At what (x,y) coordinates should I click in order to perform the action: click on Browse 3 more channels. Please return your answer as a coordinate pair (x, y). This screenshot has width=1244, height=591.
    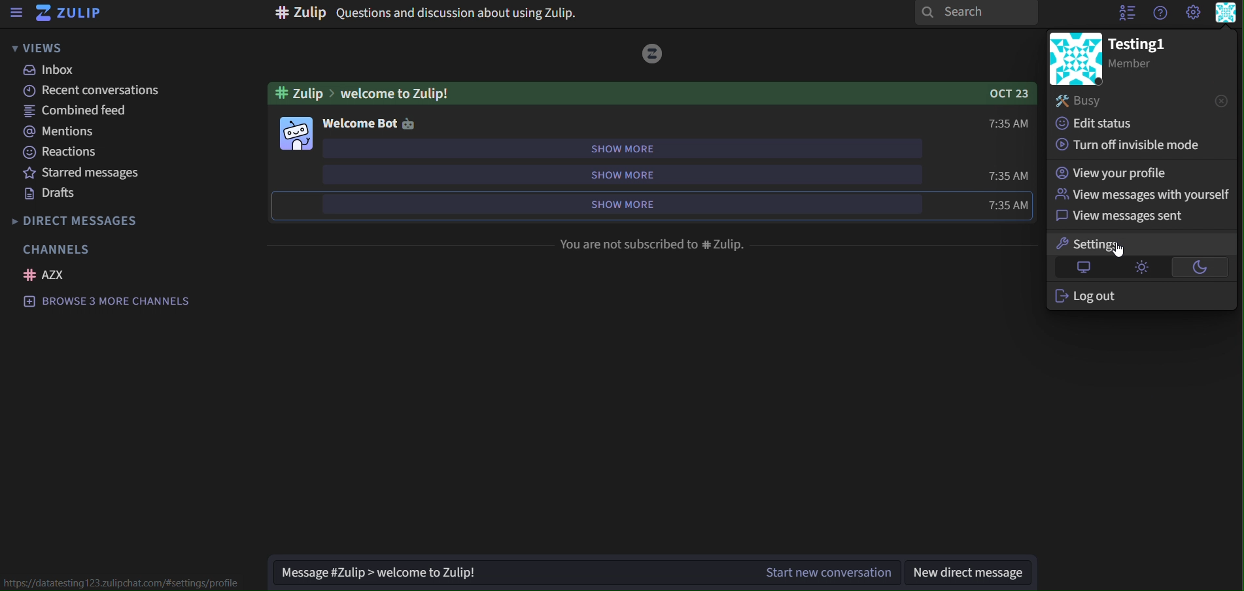
    Looking at the image, I should click on (106, 301).